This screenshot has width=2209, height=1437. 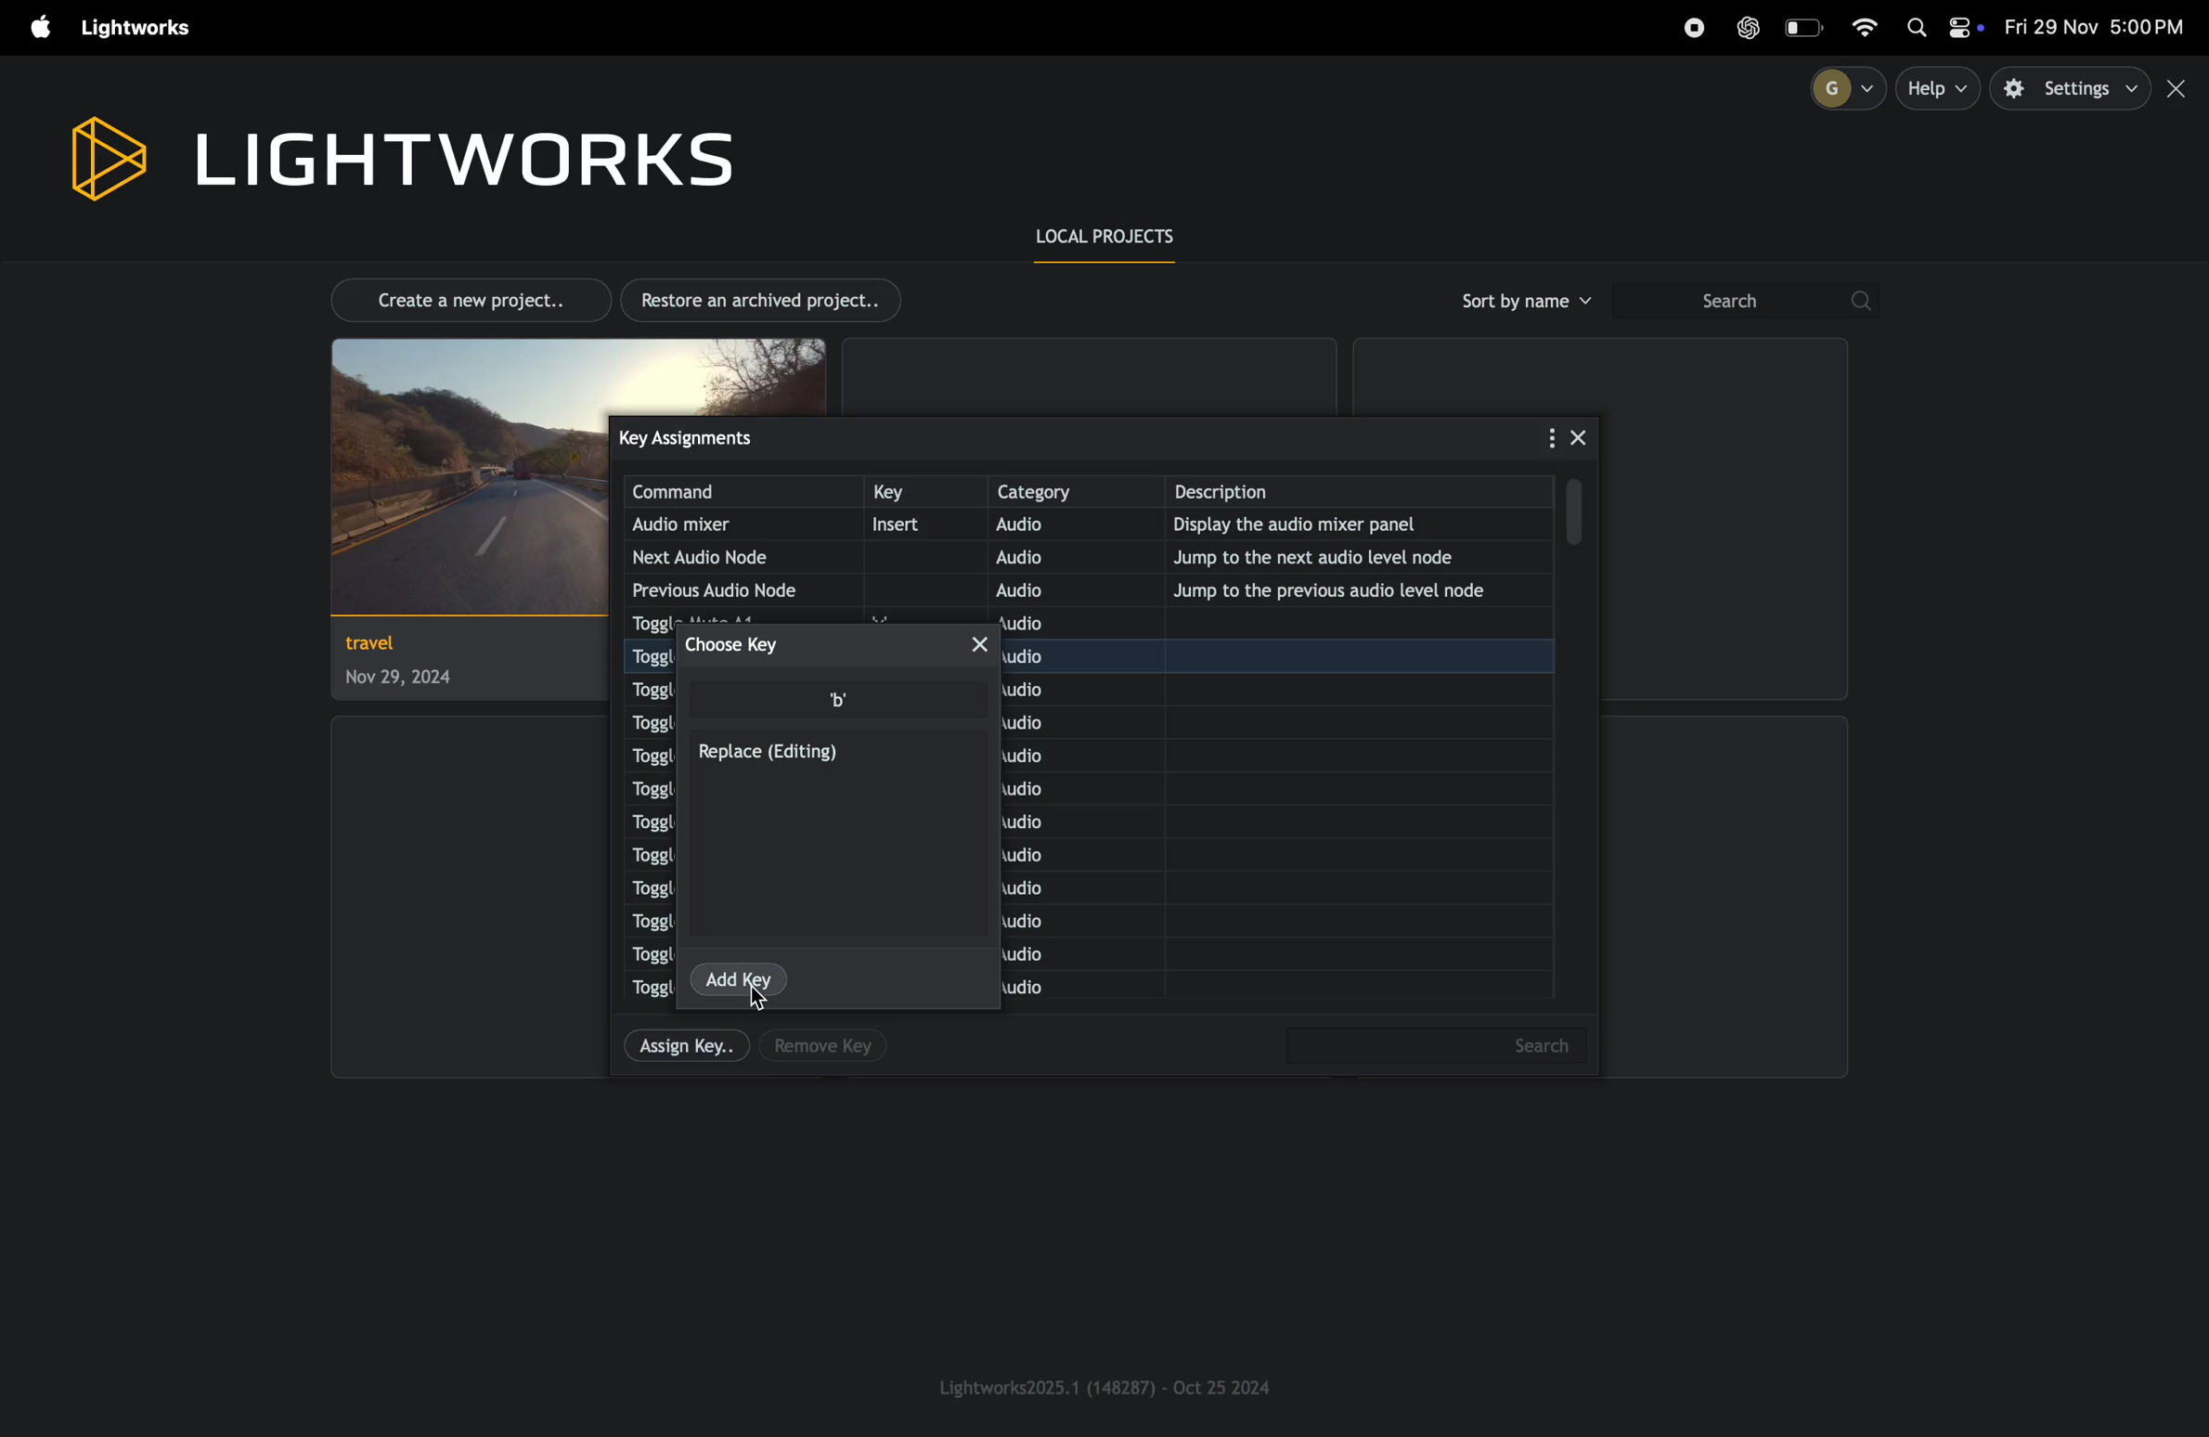 I want to click on settings, so click(x=2073, y=89).